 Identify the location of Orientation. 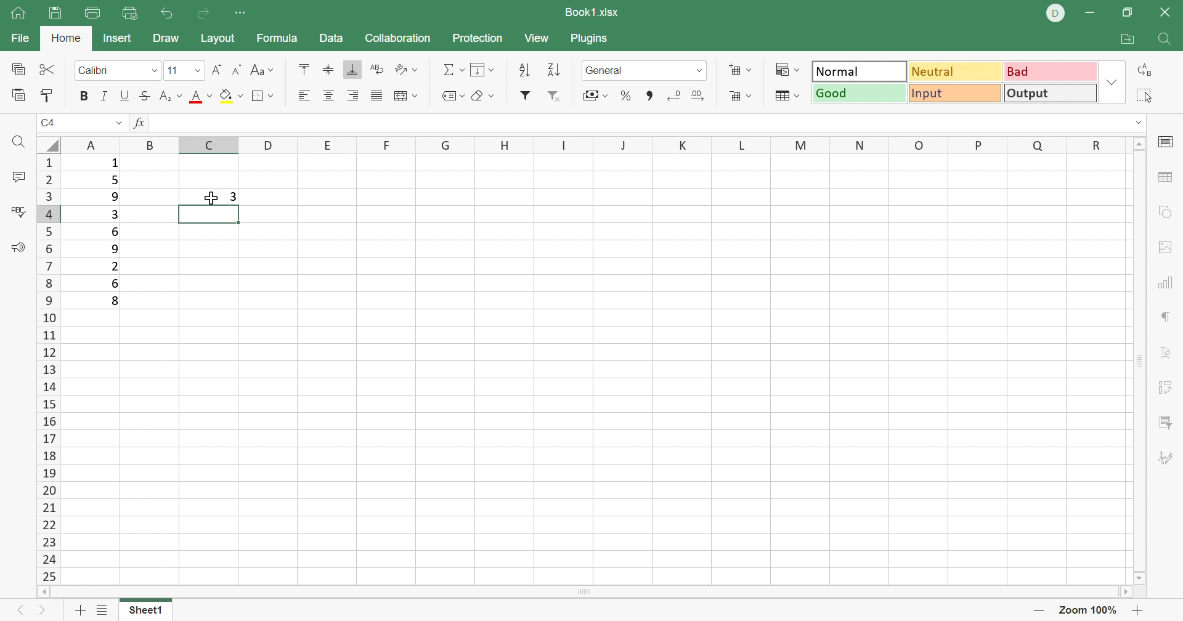
(405, 71).